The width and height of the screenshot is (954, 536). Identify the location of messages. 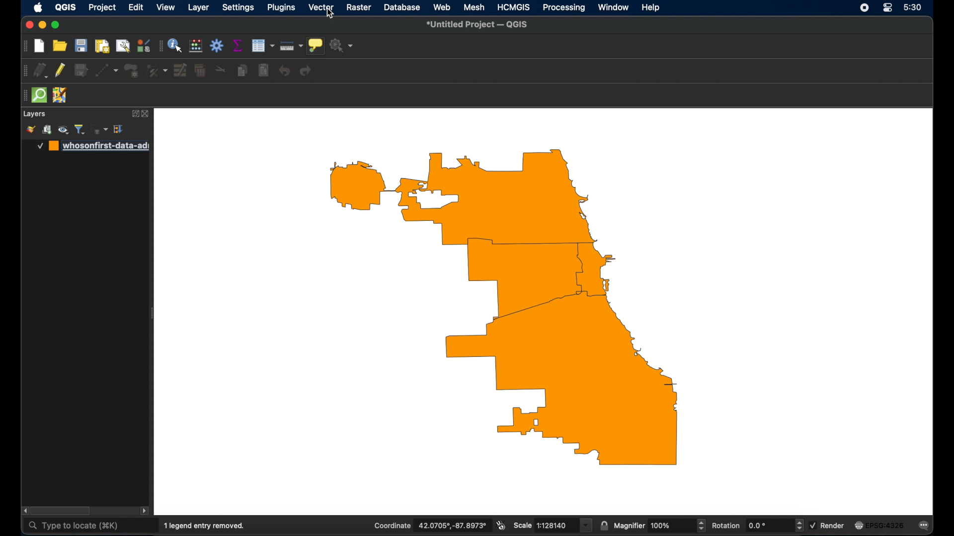
(925, 526).